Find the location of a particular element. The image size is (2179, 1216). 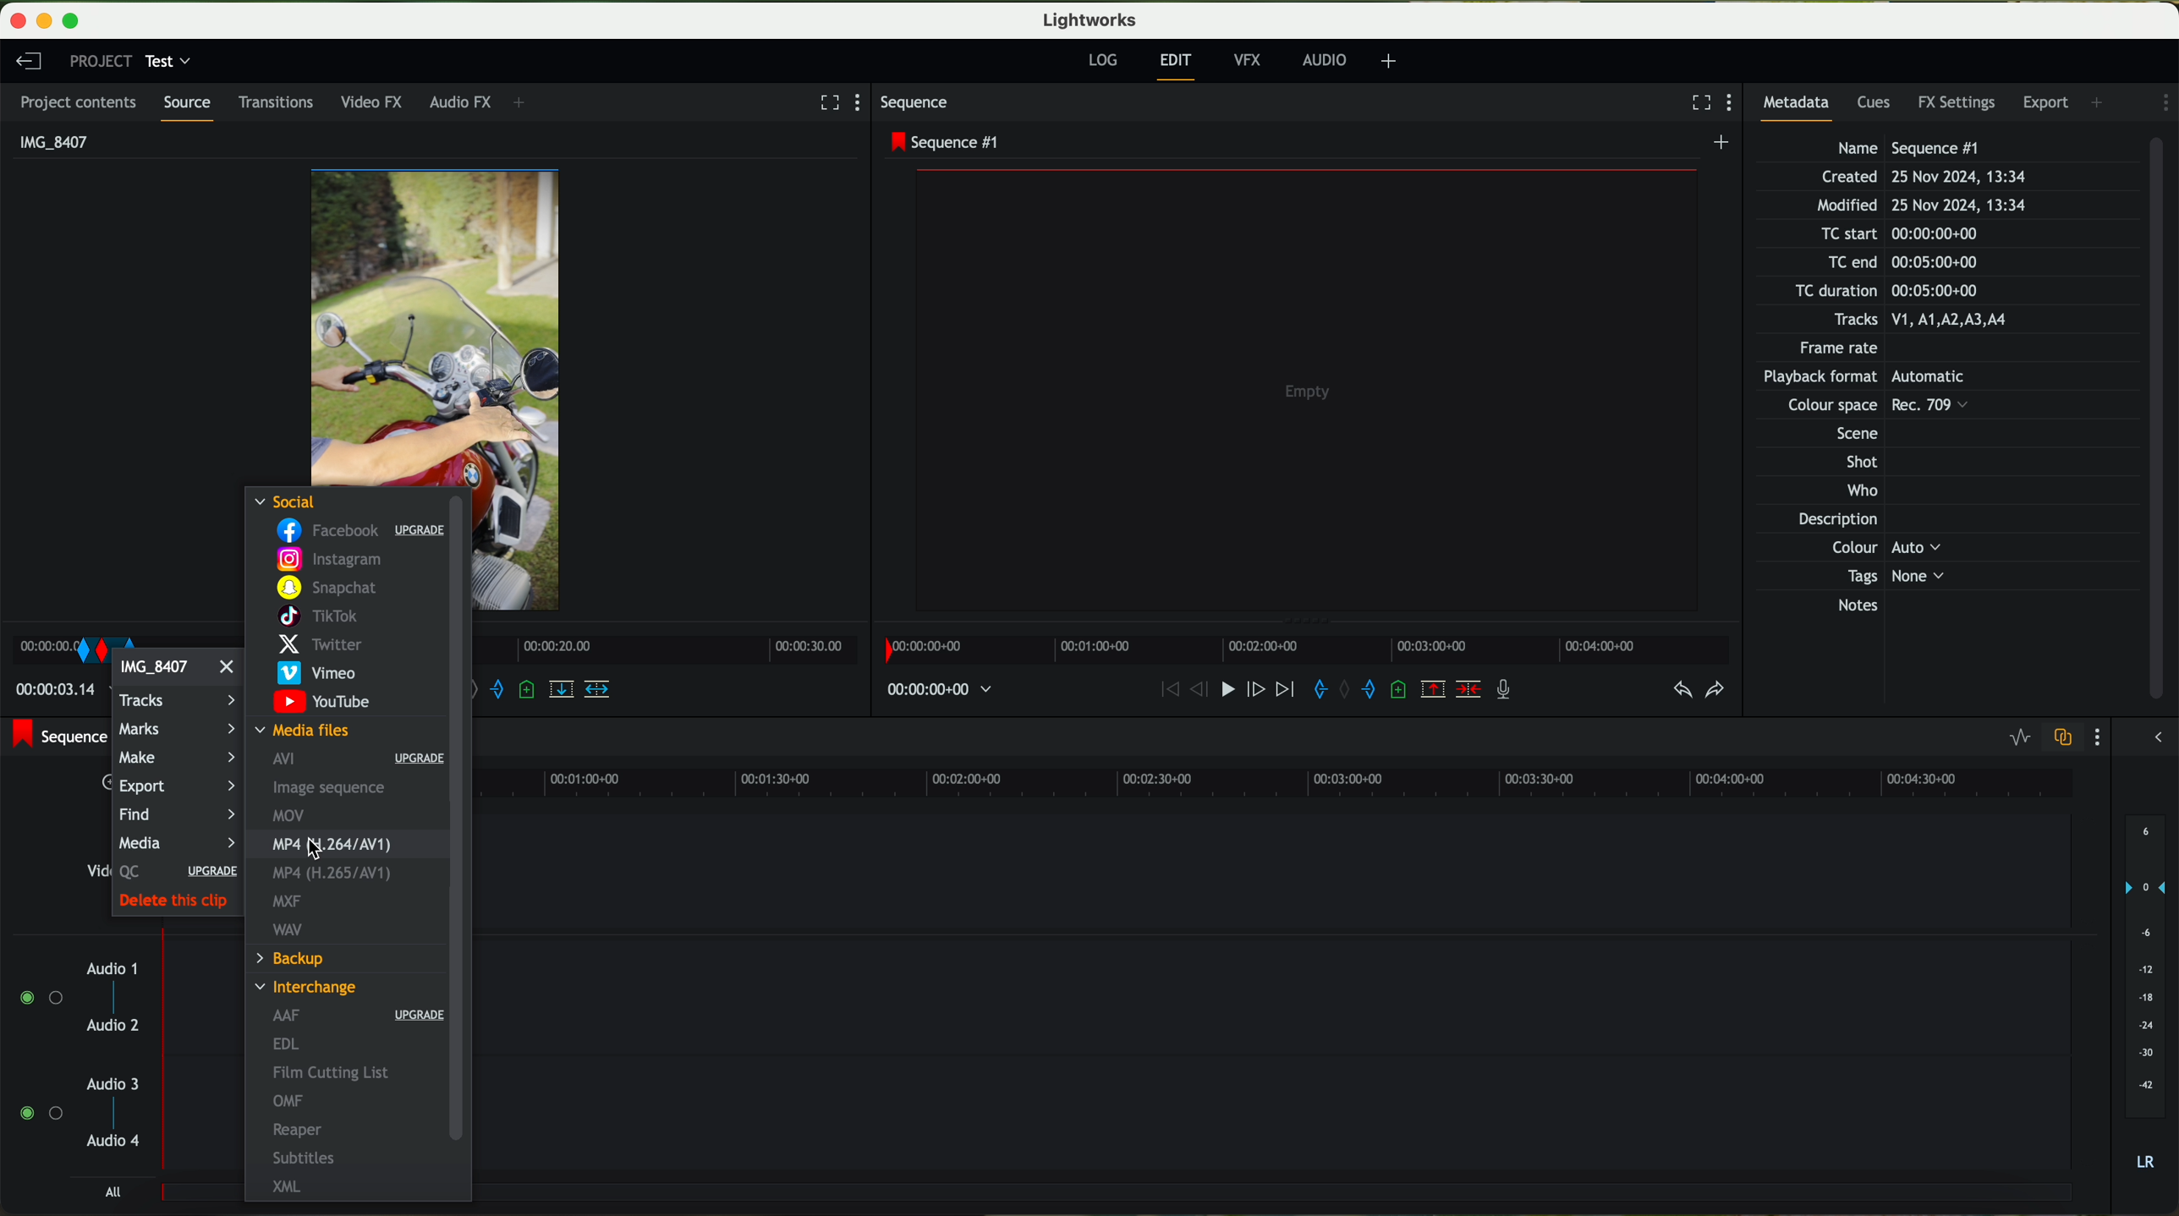

WAV is located at coordinates (288, 931).